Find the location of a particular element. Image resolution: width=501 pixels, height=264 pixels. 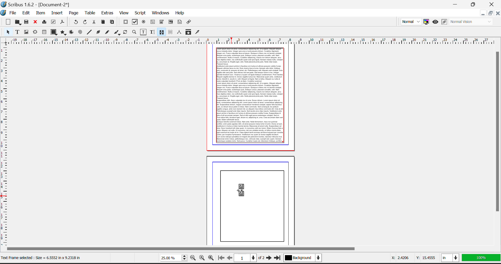

Polygons is located at coordinates (63, 33).